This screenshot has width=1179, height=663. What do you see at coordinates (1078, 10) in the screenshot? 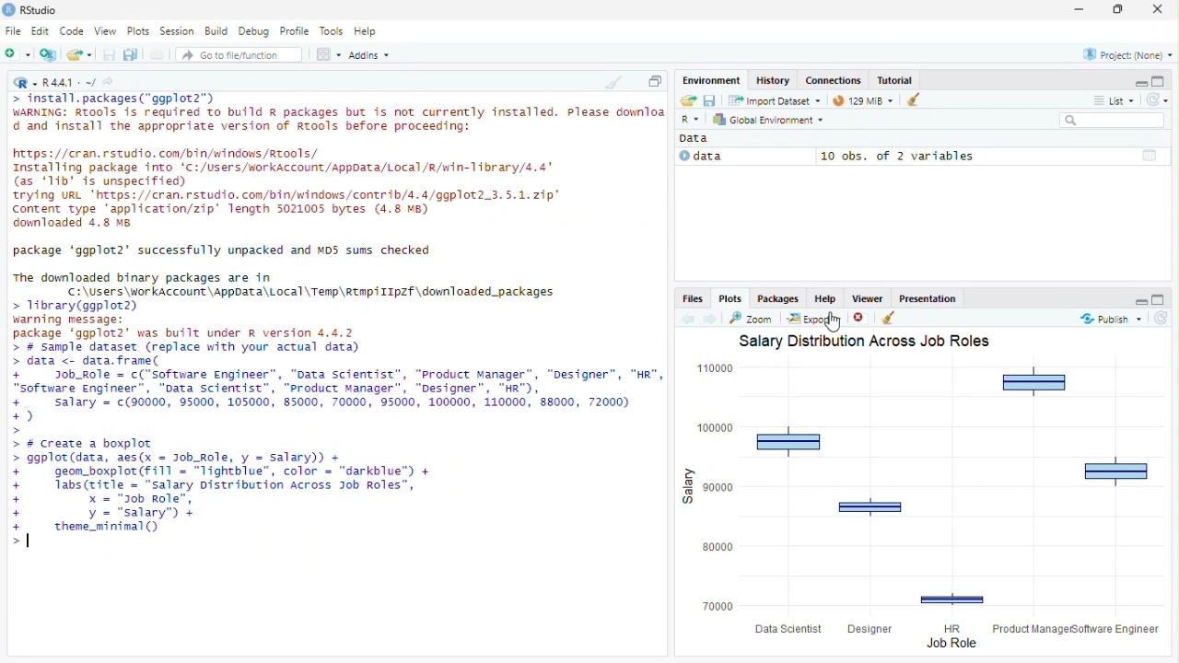
I see `Minimize` at bounding box center [1078, 10].